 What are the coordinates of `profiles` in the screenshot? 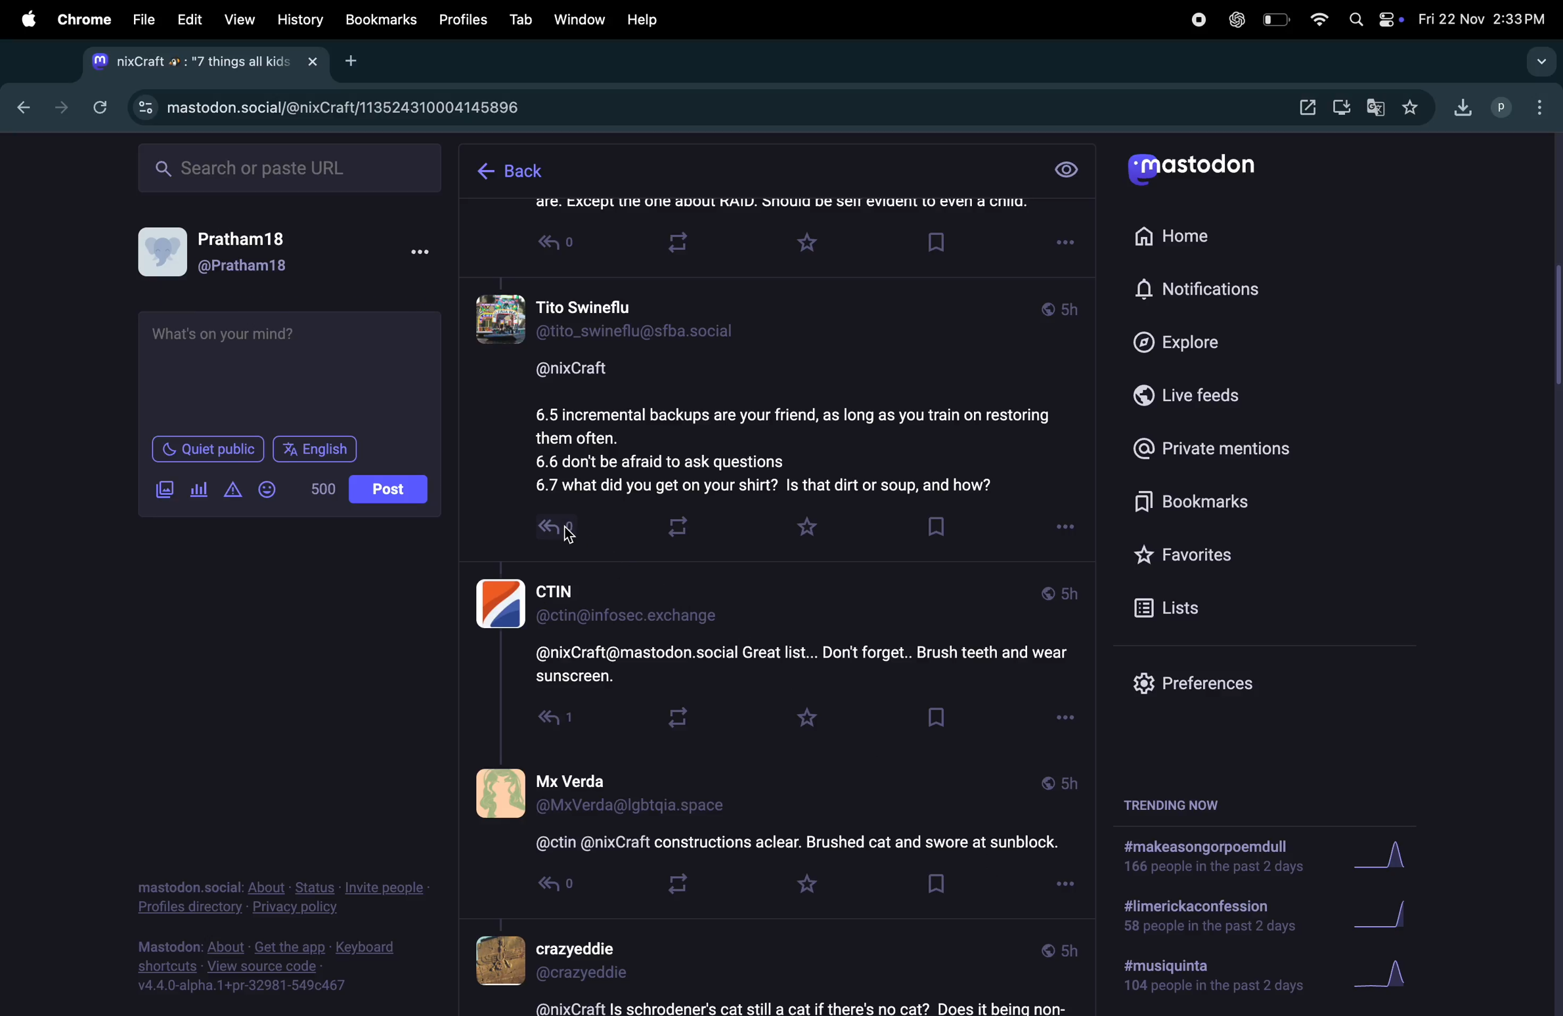 It's located at (460, 21).